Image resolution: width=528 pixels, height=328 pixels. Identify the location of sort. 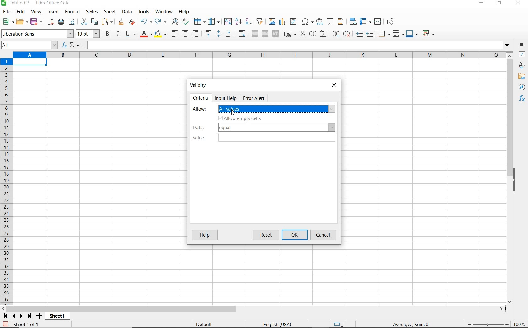
(228, 22).